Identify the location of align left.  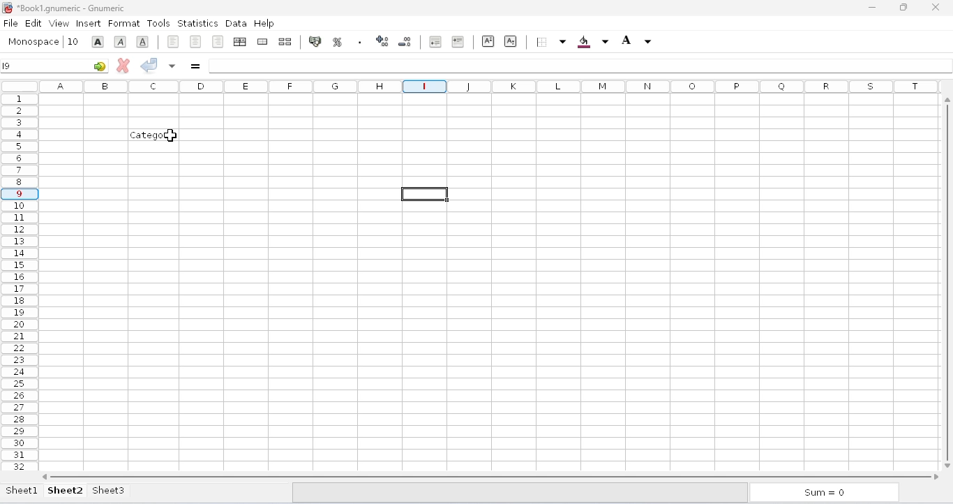
(173, 42).